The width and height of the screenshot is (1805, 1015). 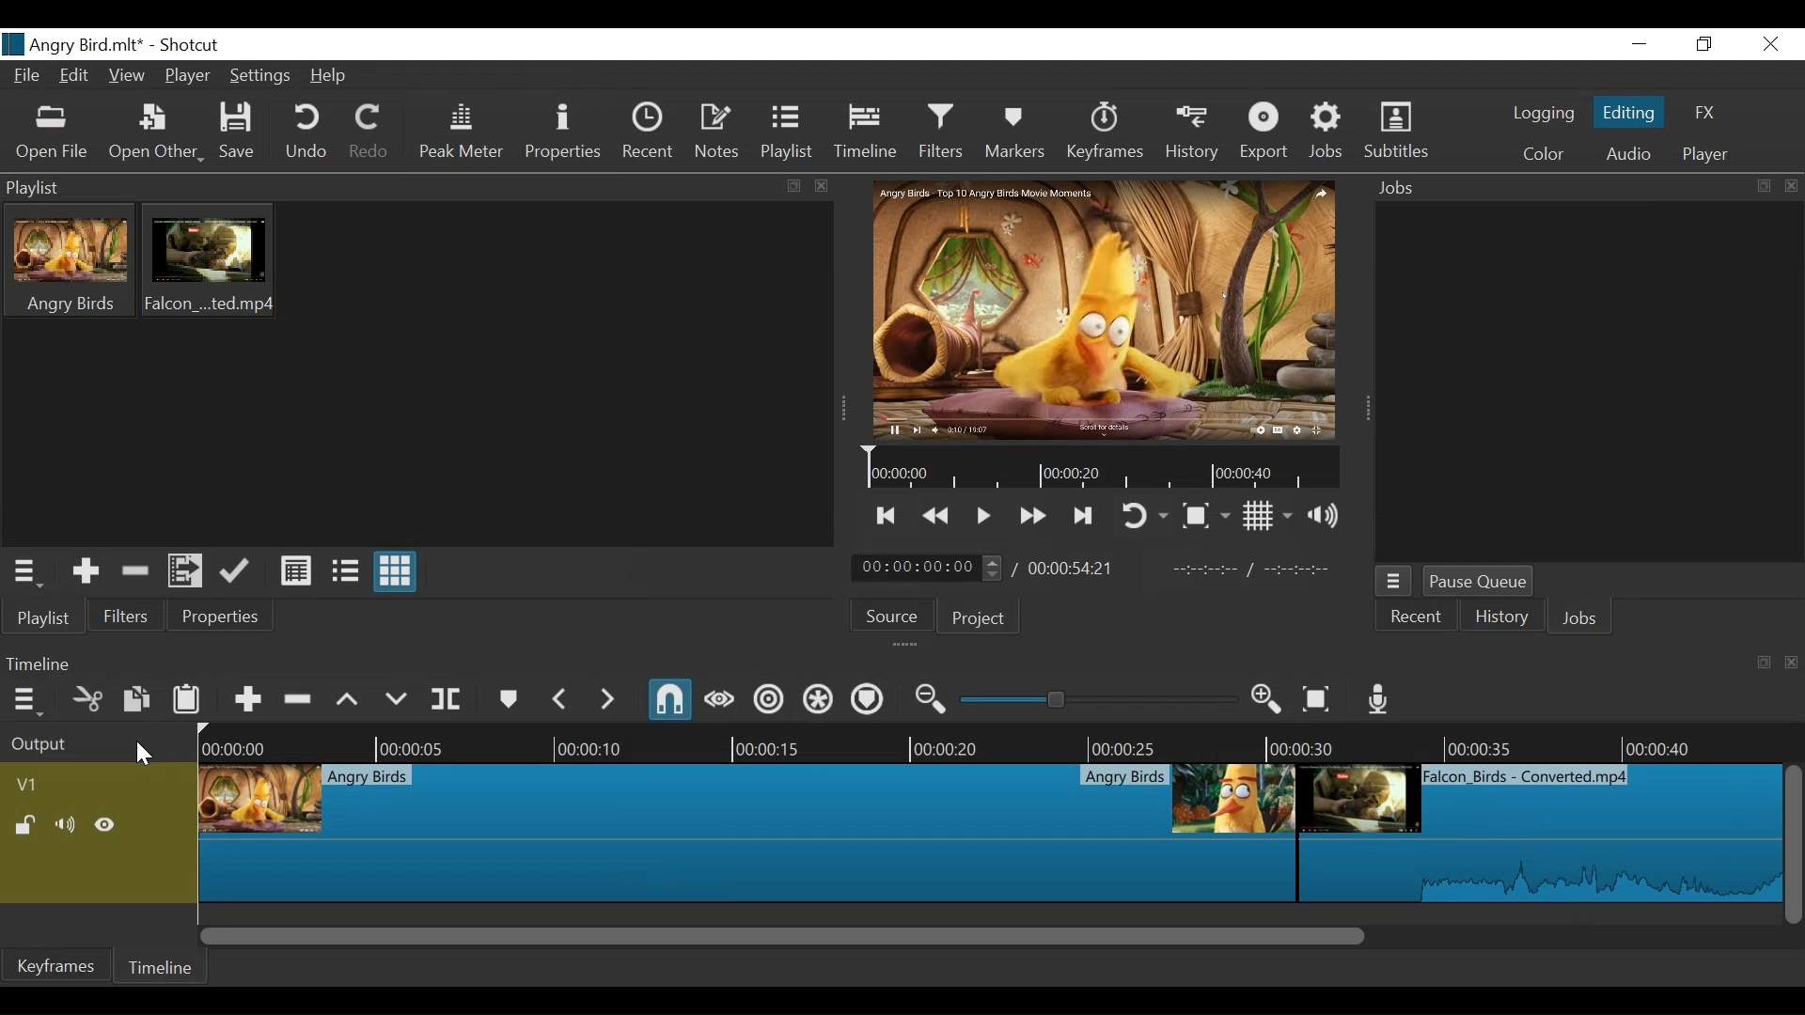 What do you see at coordinates (1711, 113) in the screenshot?
I see `FX` at bounding box center [1711, 113].